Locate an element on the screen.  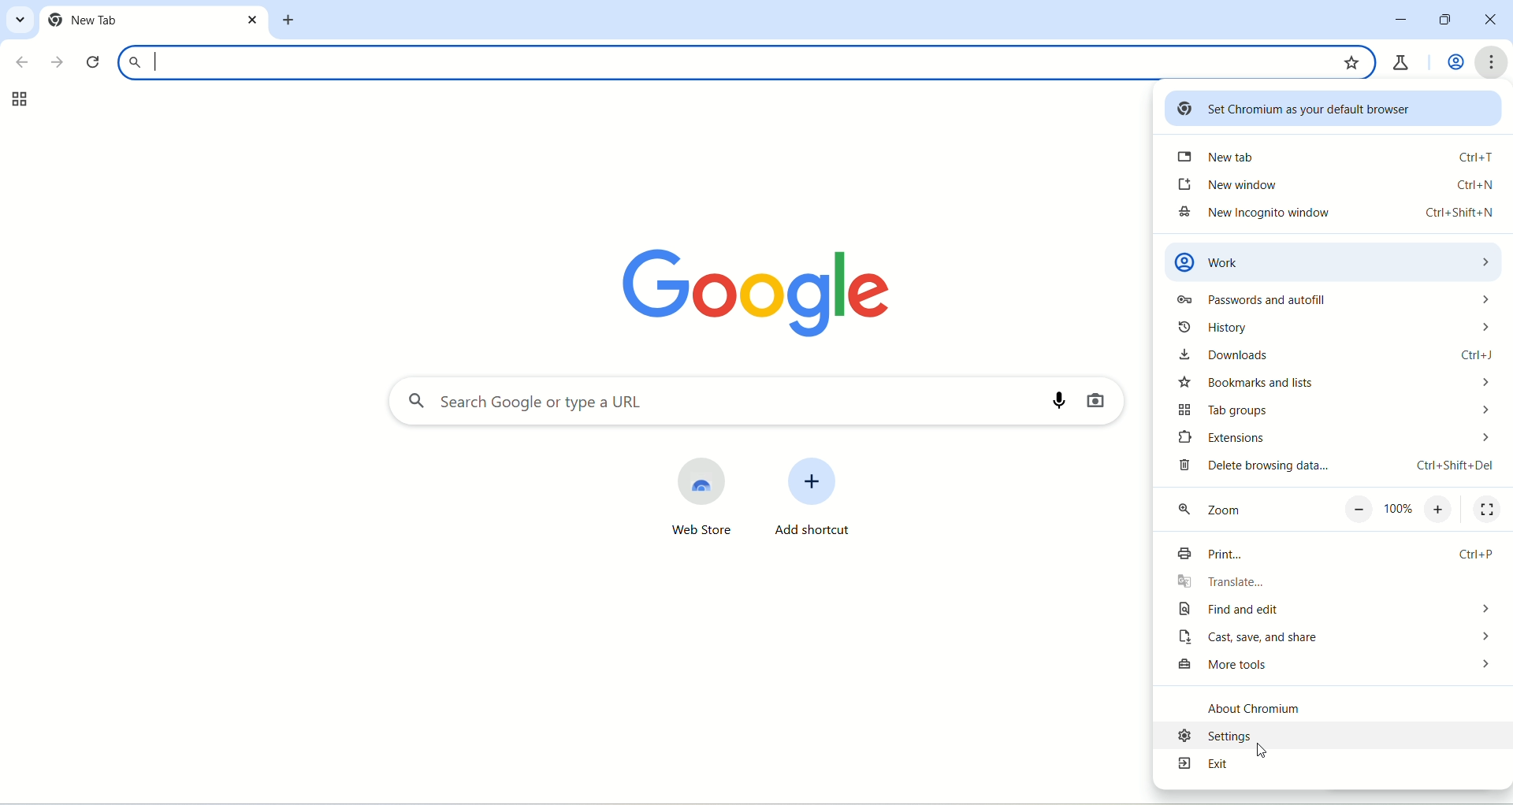
bookmark this tab is located at coordinates (1353, 61).